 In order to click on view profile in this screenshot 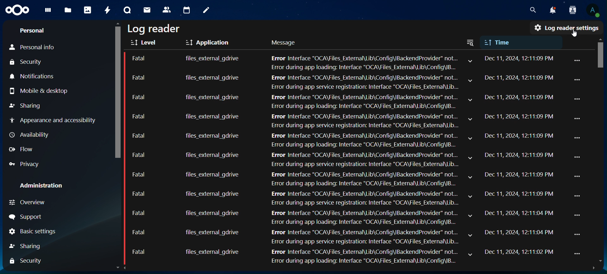, I will do `click(592, 11)`.